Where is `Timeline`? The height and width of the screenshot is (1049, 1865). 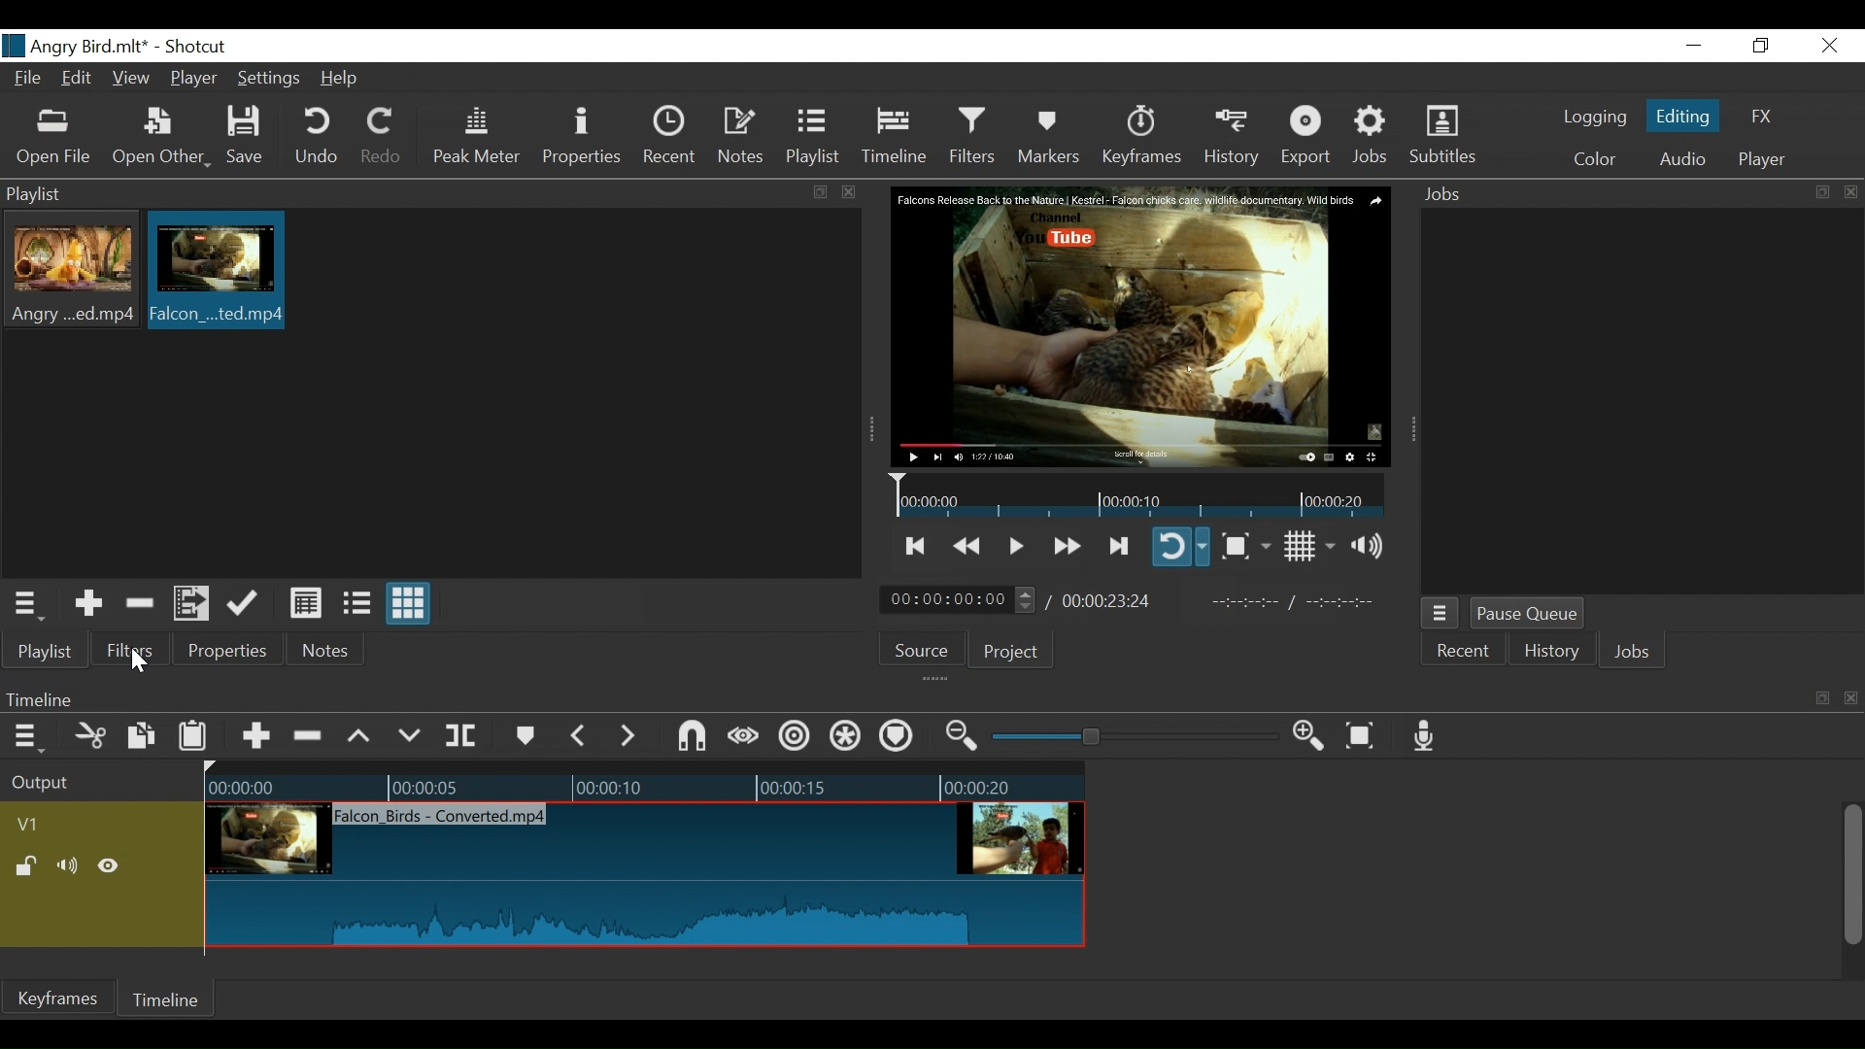 Timeline is located at coordinates (163, 1002).